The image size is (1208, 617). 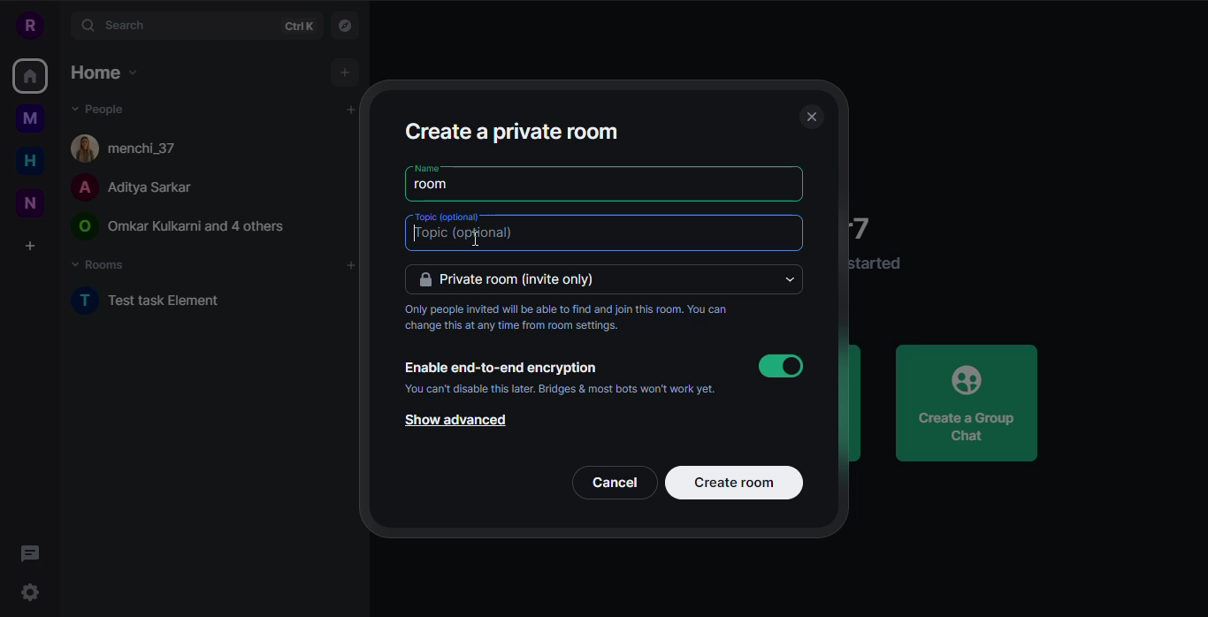 What do you see at coordinates (452, 422) in the screenshot?
I see `show advanced` at bounding box center [452, 422].